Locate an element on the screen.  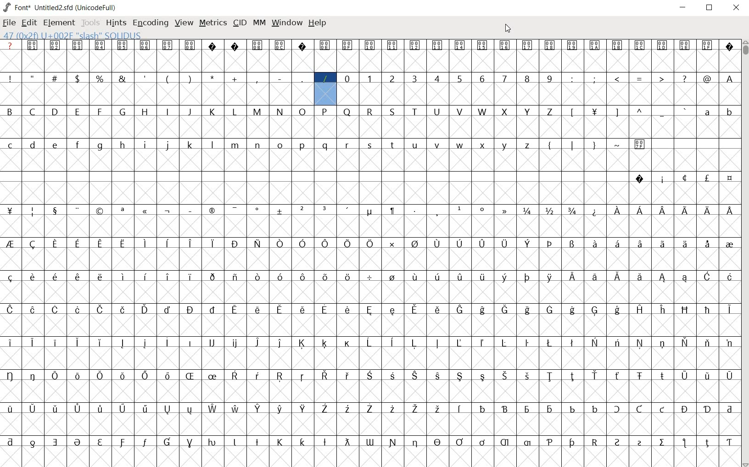
glyph is located at coordinates (504, 78).